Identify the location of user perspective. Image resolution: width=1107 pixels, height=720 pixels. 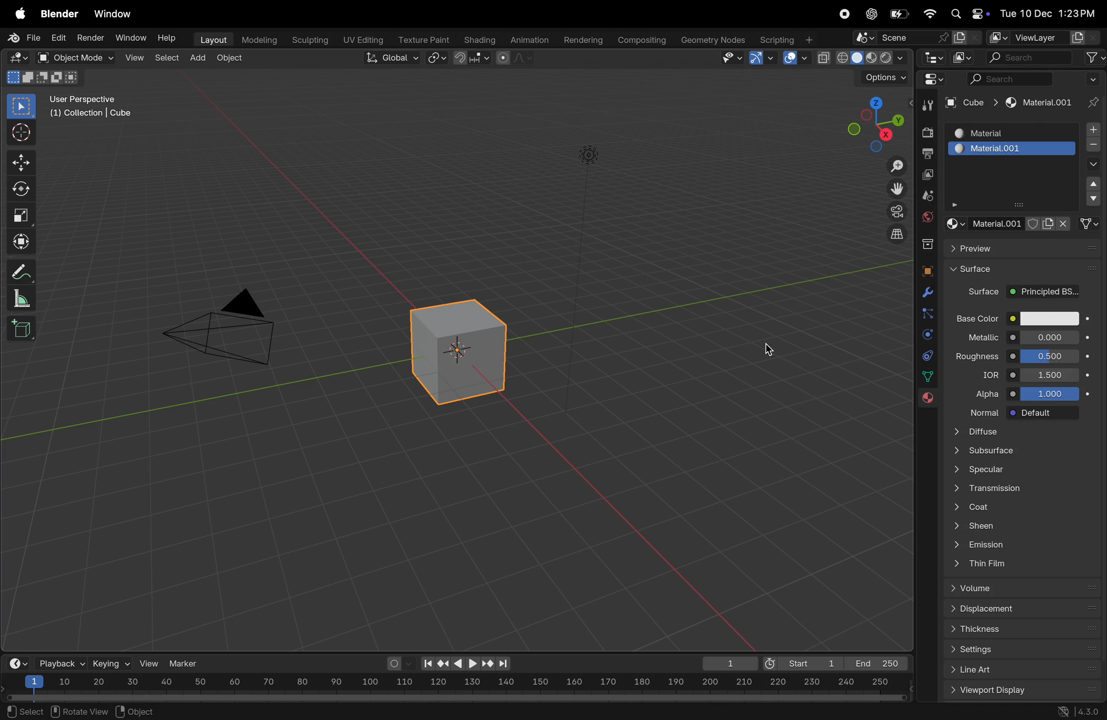
(96, 106).